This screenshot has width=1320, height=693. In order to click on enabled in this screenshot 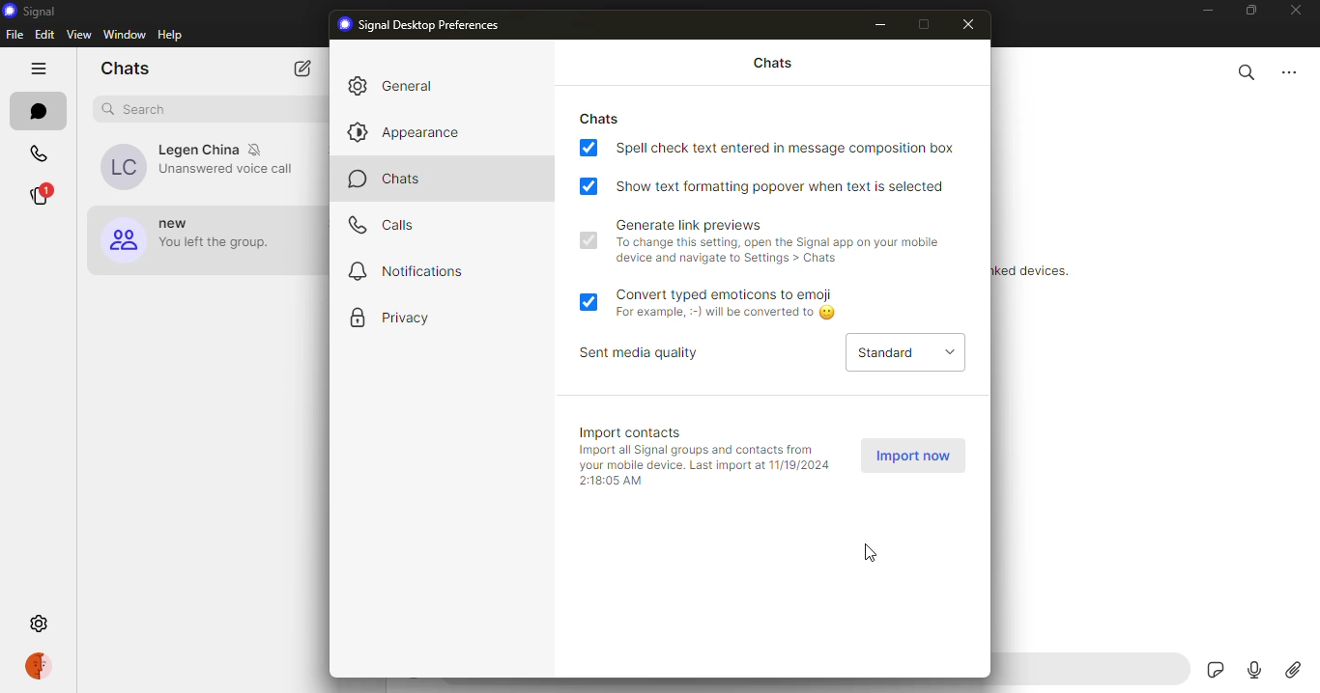, I will do `click(588, 187)`.